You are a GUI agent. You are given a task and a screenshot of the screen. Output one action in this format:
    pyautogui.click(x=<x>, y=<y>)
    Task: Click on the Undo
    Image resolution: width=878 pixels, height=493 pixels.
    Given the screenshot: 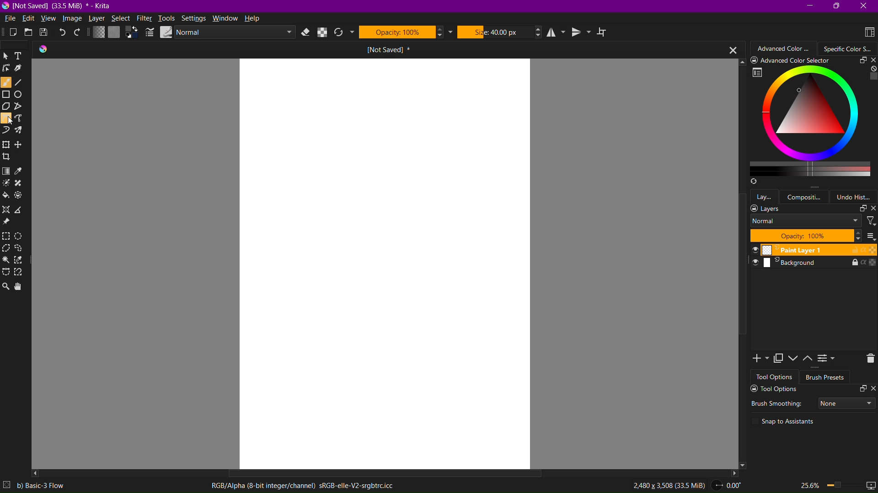 What is the action you would take?
    pyautogui.click(x=64, y=33)
    